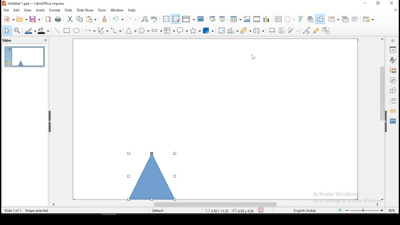  I want to click on Shape selected, so click(36, 211).